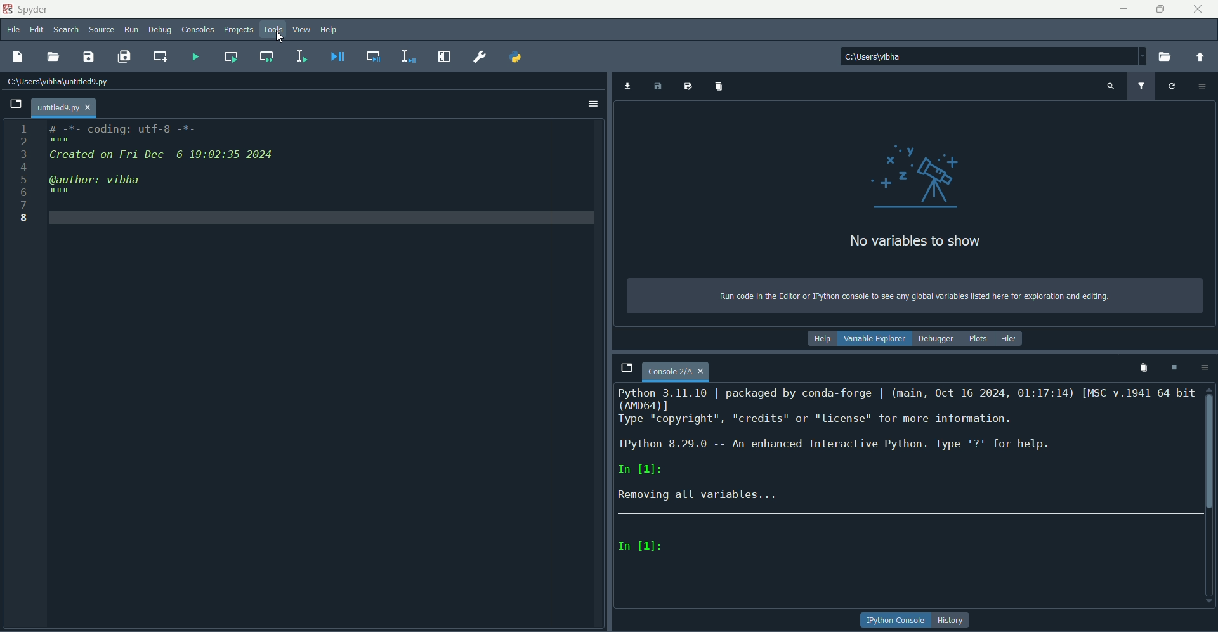 The height and width of the screenshot is (632, 1218). What do you see at coordinates (658, 88) in the screenshot?
I see `save data` at bounding box center [658, 88].